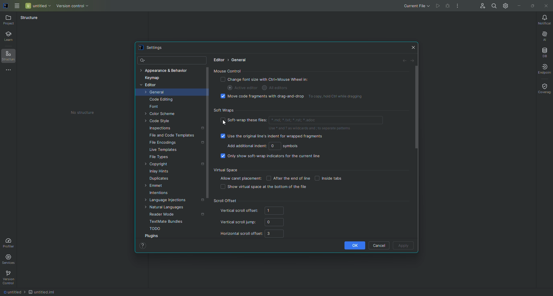  I want to click on File Types, so click(159, 157).